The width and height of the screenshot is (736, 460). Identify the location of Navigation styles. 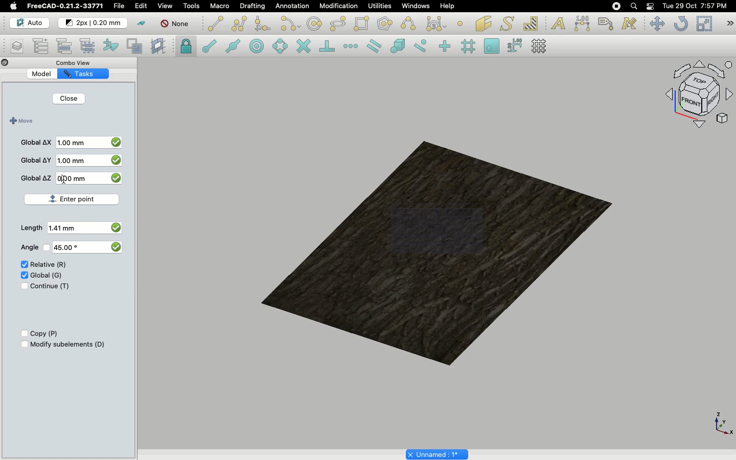
(698, 96).